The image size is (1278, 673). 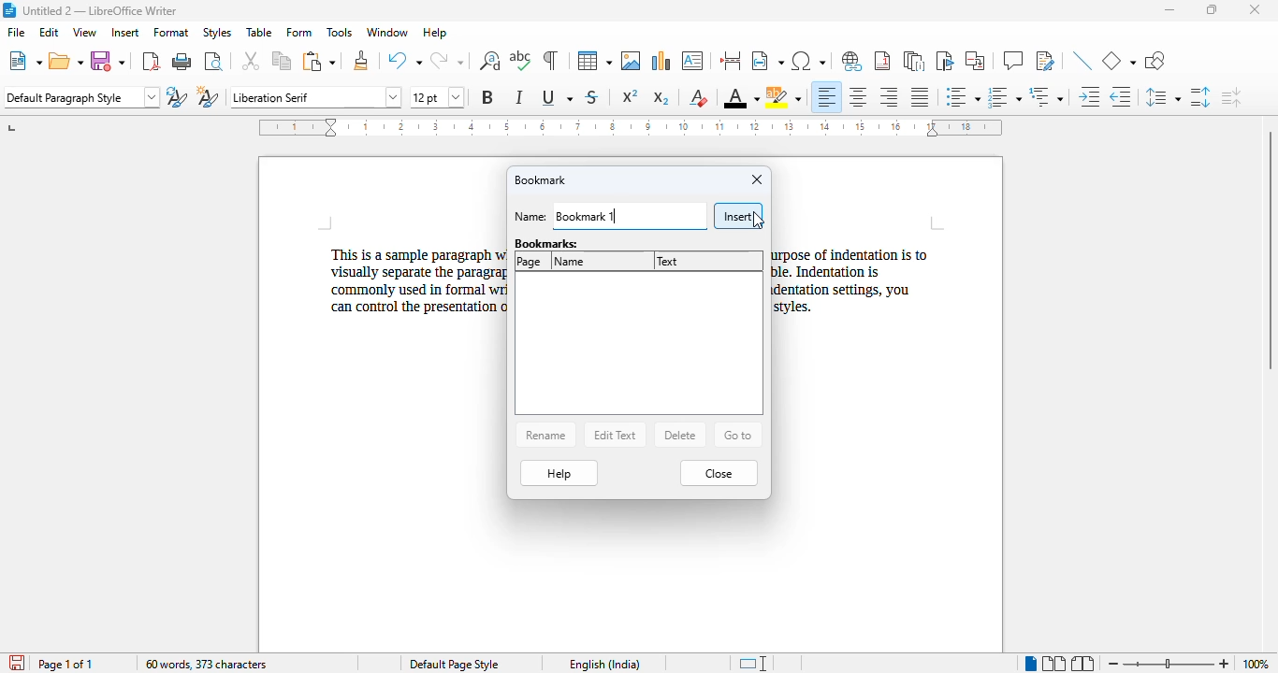 What do you see at coordinates (171, 32) in the screenshot?
I see `format` at bounding box center [171, 32].